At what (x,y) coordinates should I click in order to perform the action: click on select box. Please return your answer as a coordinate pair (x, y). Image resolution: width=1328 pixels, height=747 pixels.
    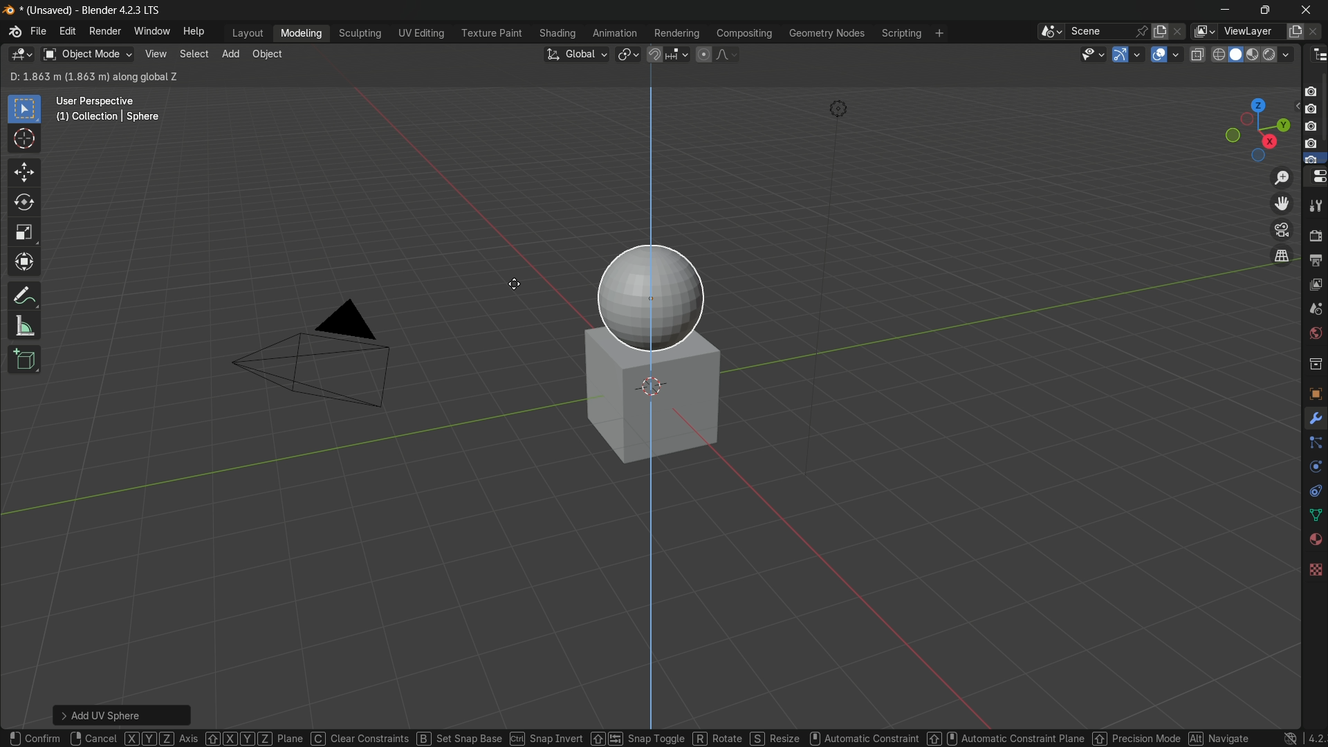
    Looking at the image, I should click on (24, 109).